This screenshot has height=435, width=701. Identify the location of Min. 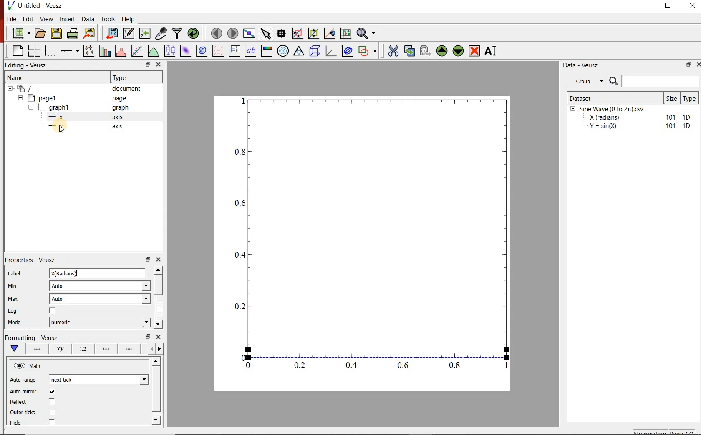
(13, 285).